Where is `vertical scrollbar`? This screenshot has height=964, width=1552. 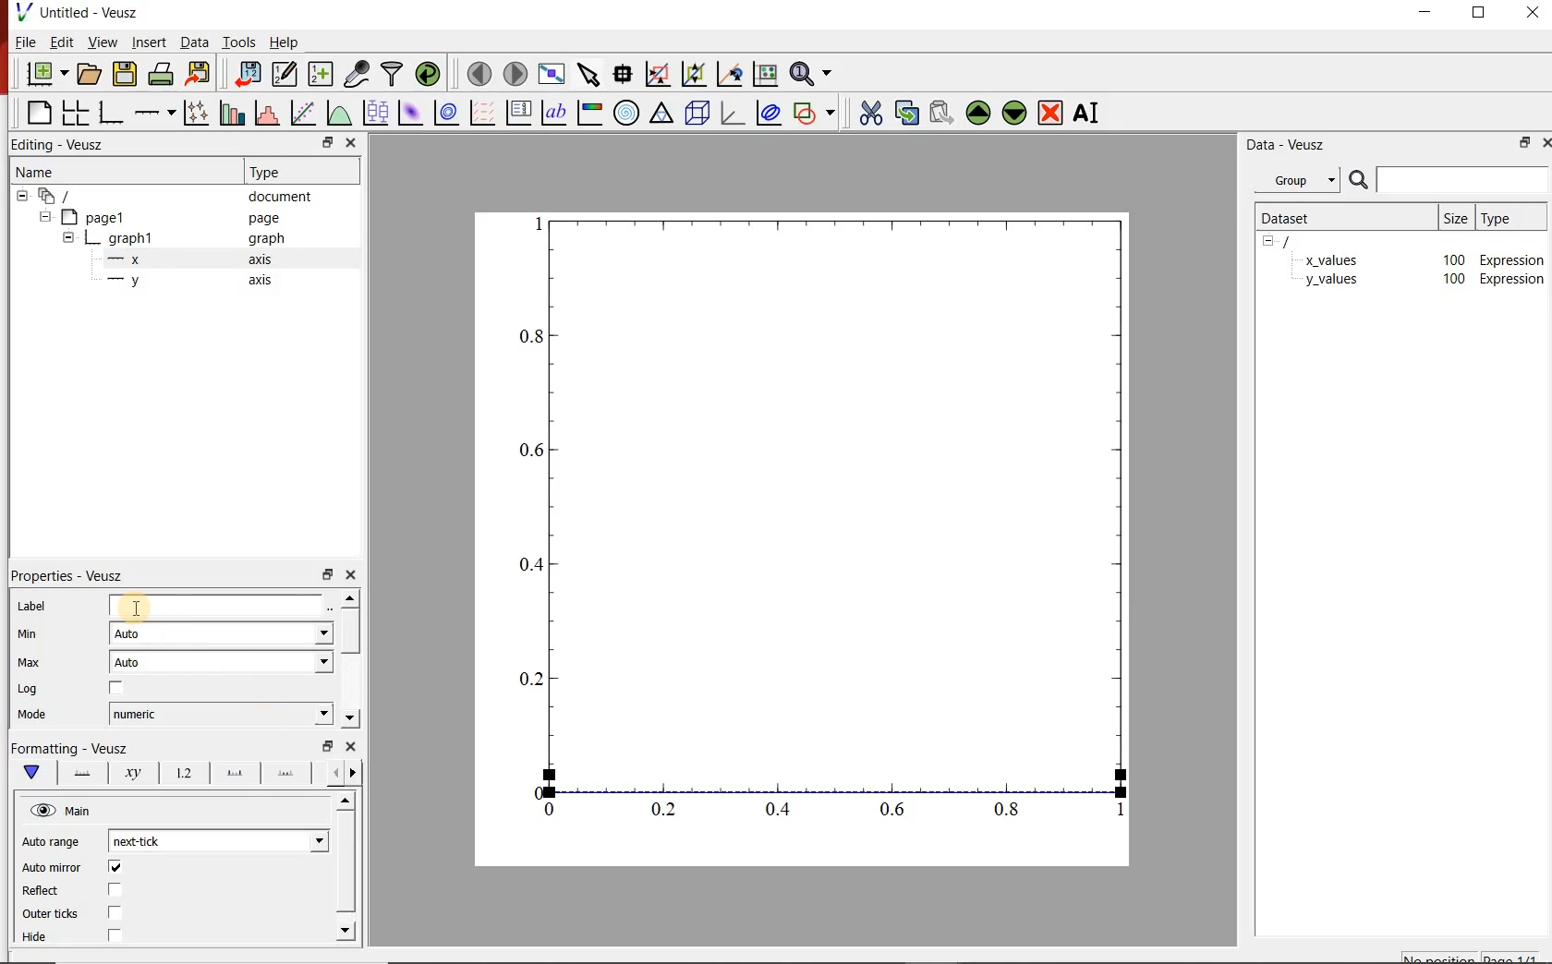 vertical scrollbar is located at coordinates (344, 863).